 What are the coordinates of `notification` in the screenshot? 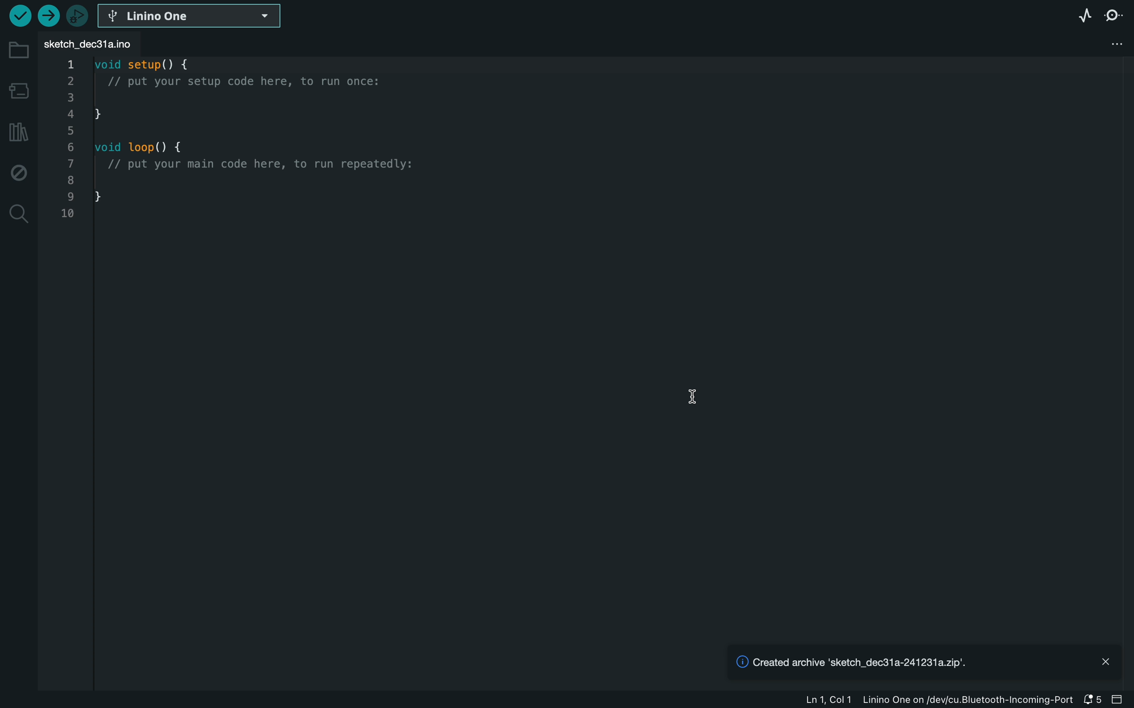 It's located at (1091, 701).